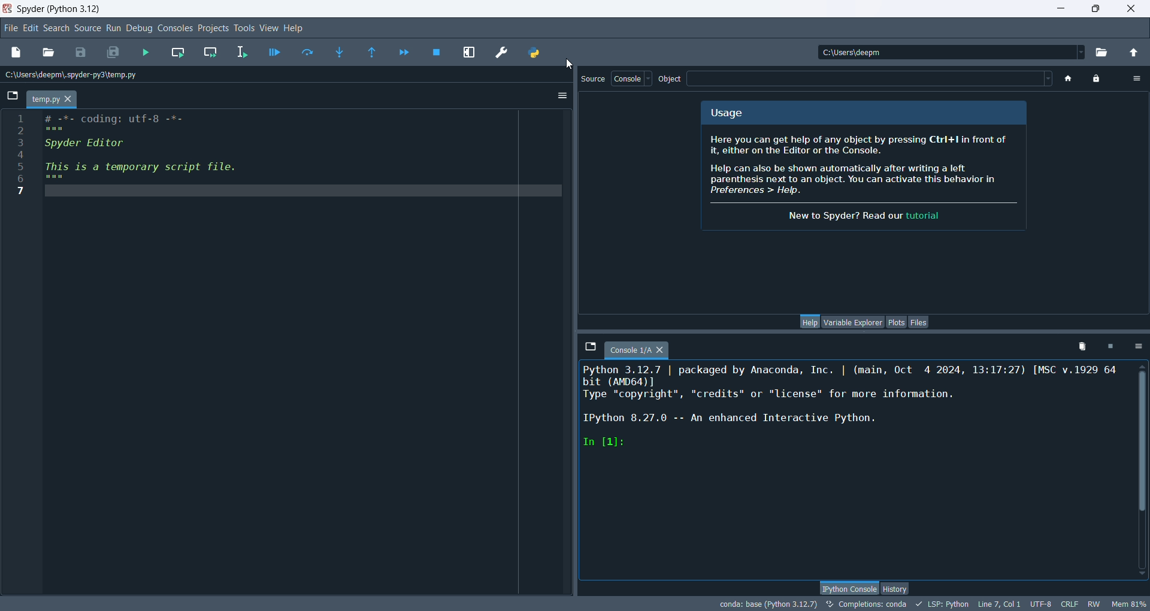  I want to click on source, so click(592, 77).